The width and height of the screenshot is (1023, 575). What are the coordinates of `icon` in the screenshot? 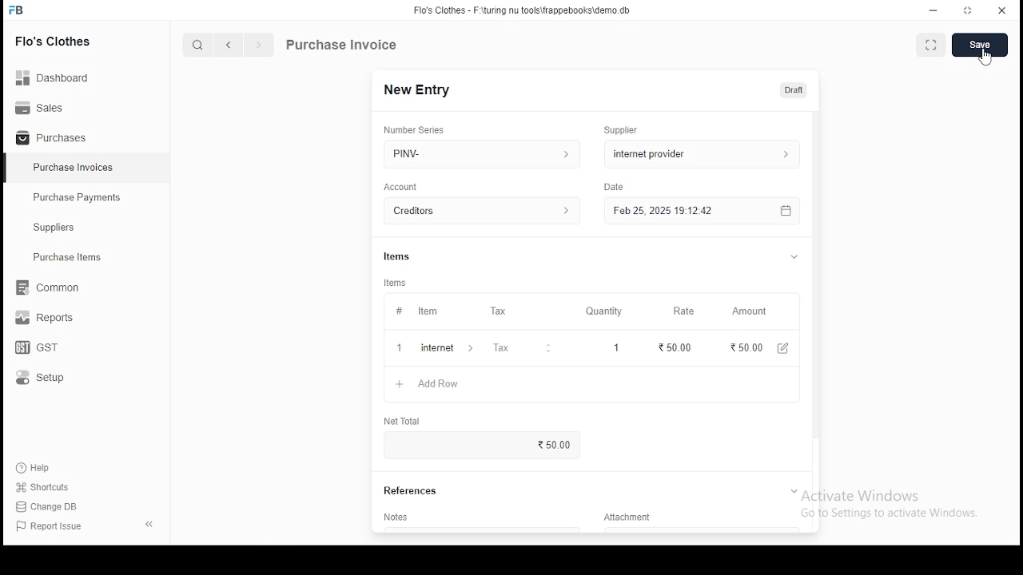 It's located at (17, 10).